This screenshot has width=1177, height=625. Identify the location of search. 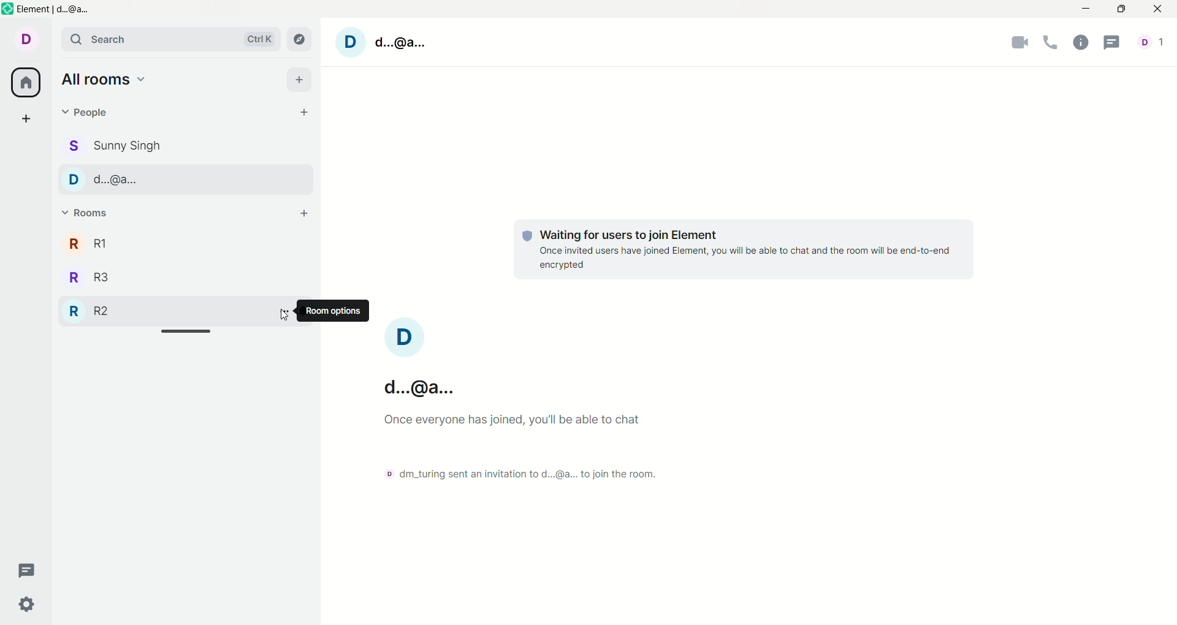
(170, 38).